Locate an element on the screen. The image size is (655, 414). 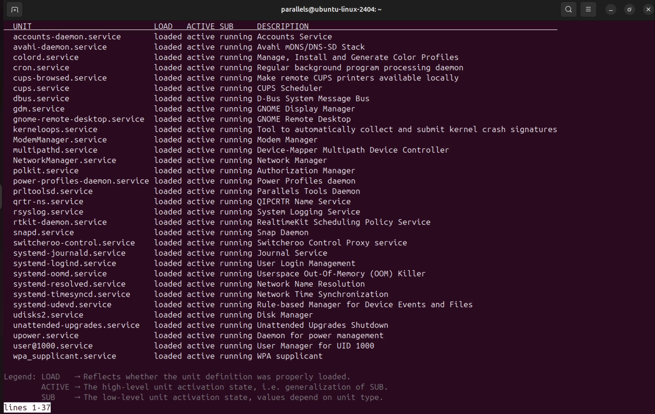
active running  is located at coordinates (313, 224).